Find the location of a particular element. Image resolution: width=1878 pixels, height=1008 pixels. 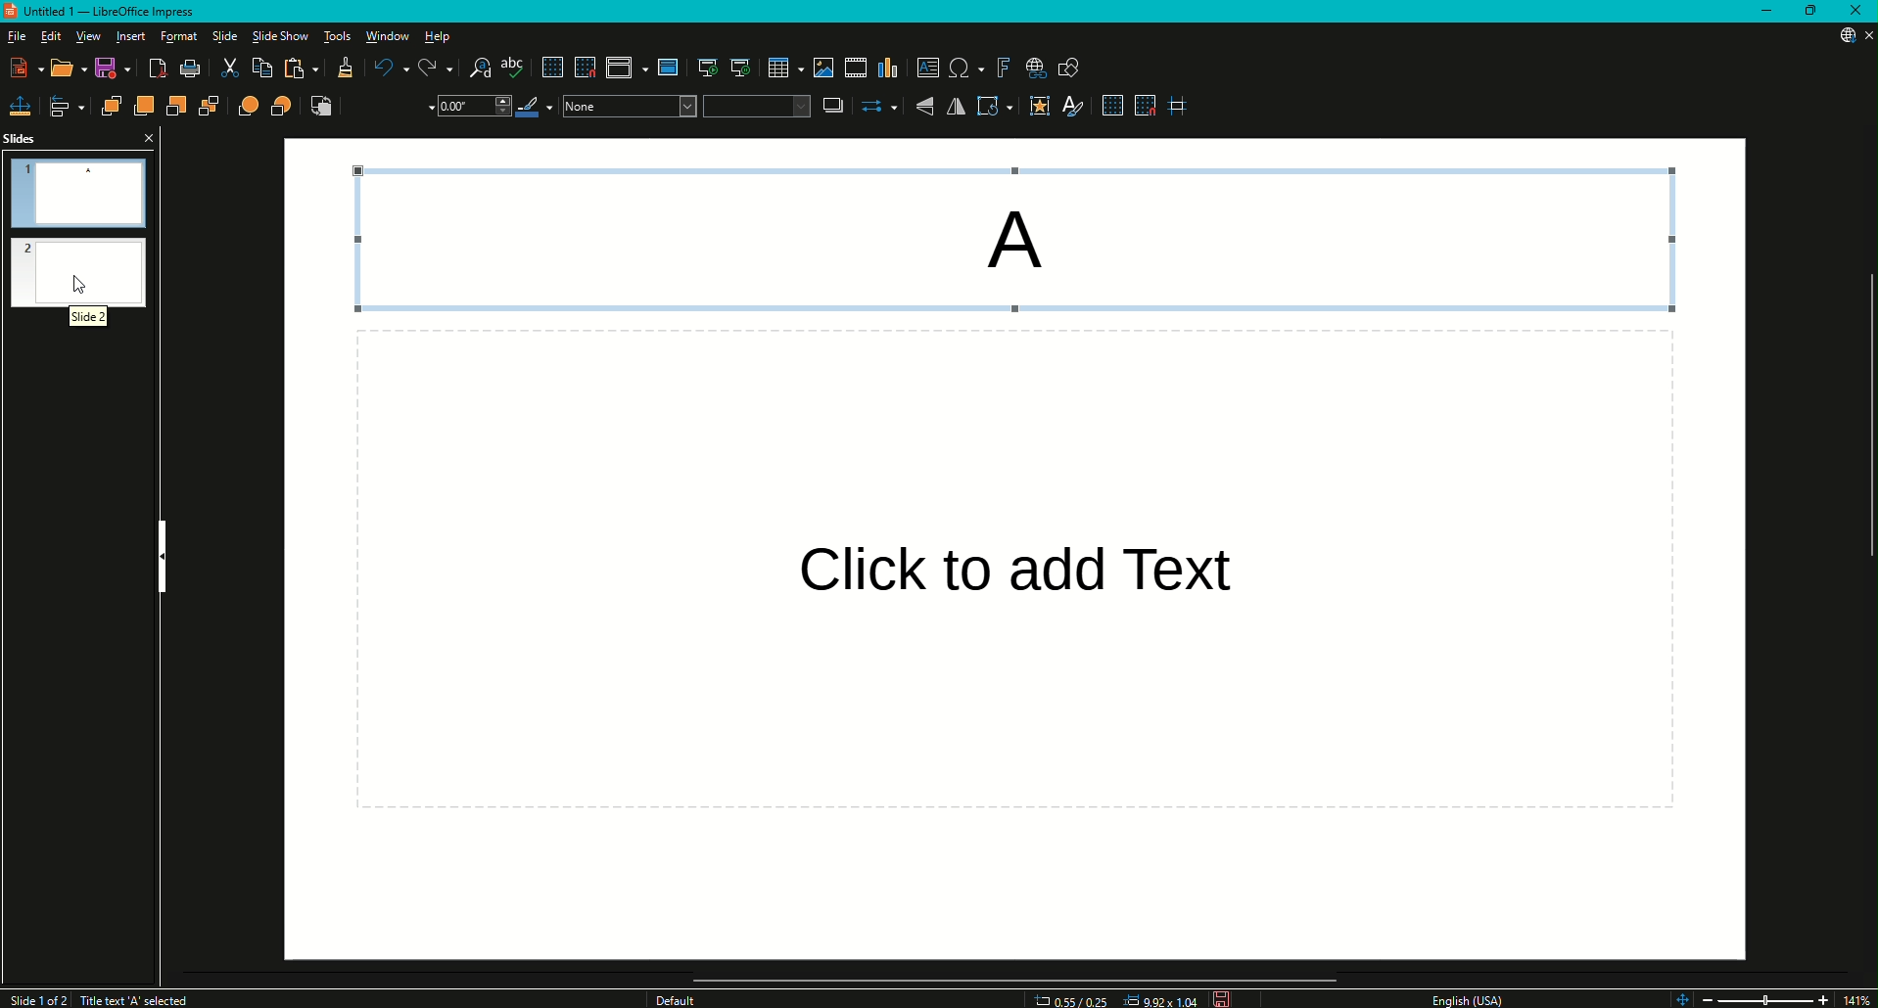

View is located at coordinates (89, 36).